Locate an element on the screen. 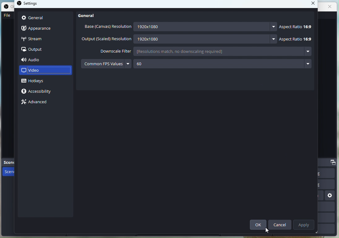 This screenshot has width=339, height=238. 1920x1080 is located at coordinates (201, 27).